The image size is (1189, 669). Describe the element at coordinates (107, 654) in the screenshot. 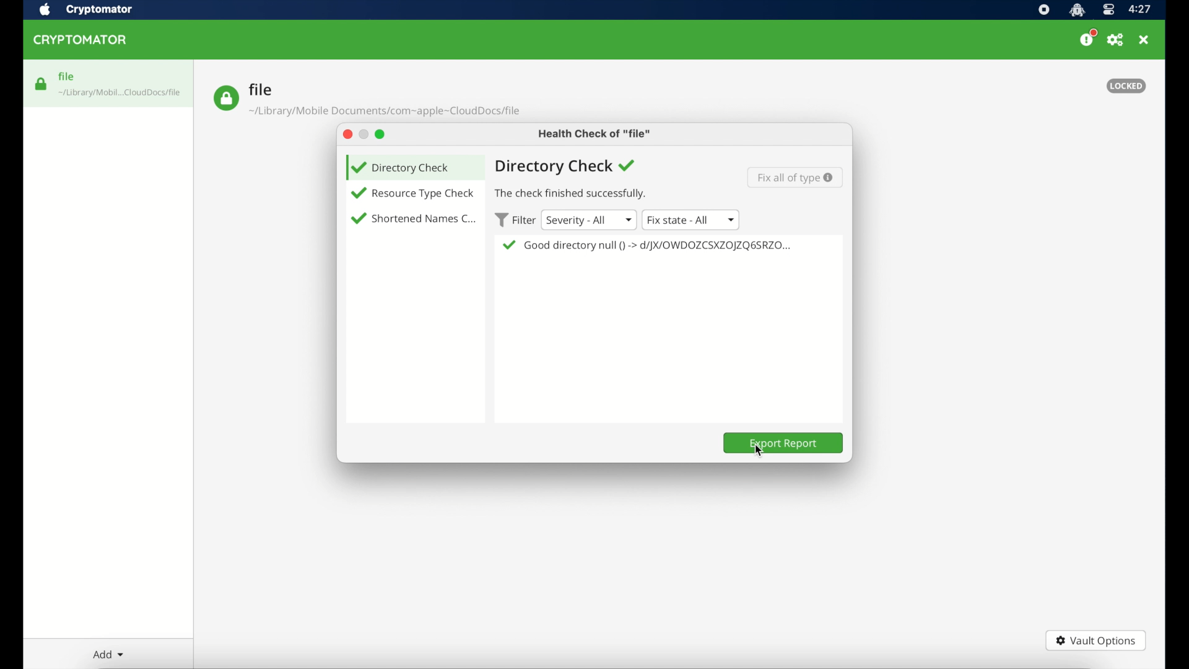

I see `add dropdown` at that location.